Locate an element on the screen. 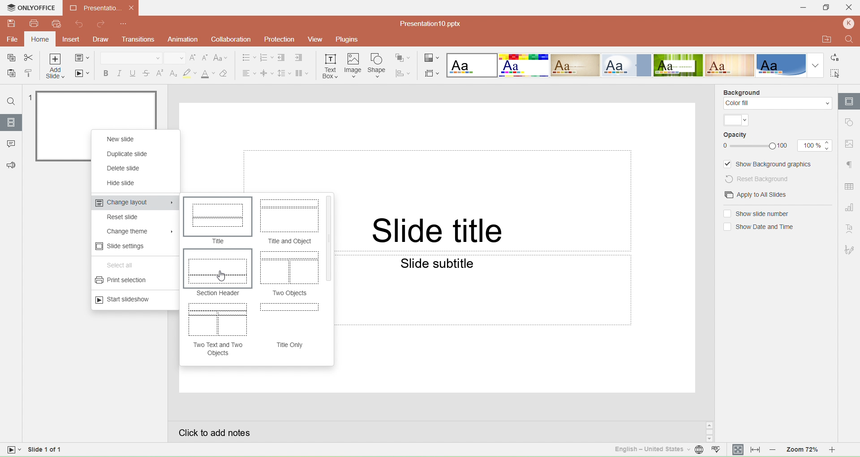 Image resolution: width=860 pixels, height=457 pixels. Paste is located at coordinates (10, 74).